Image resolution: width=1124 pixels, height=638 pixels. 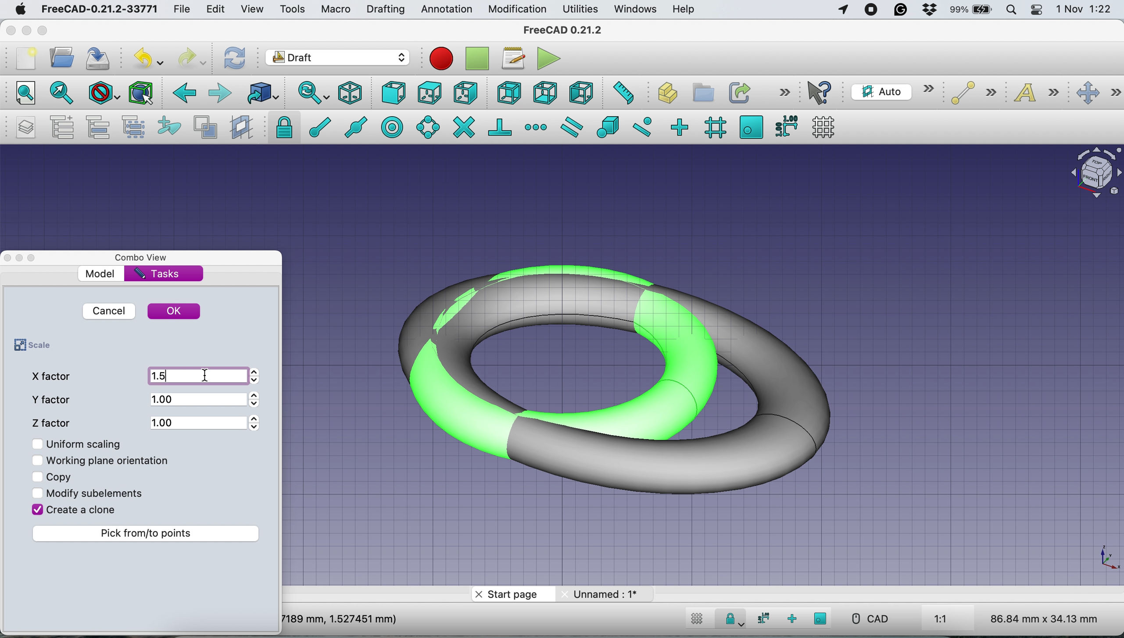 I want to click on snap near, so click(x=643, y=126).